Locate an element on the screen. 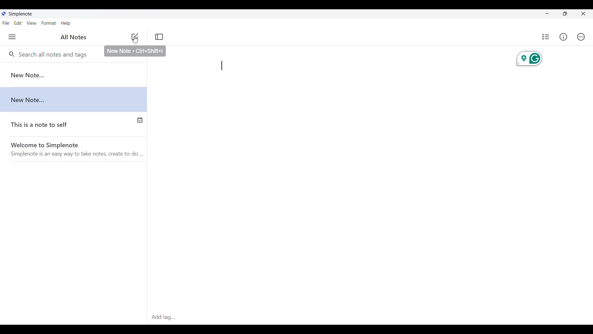 Image resolution: width=593 pixels, height=334 pixels. Click to add new note is located at coordinates (134, 37).